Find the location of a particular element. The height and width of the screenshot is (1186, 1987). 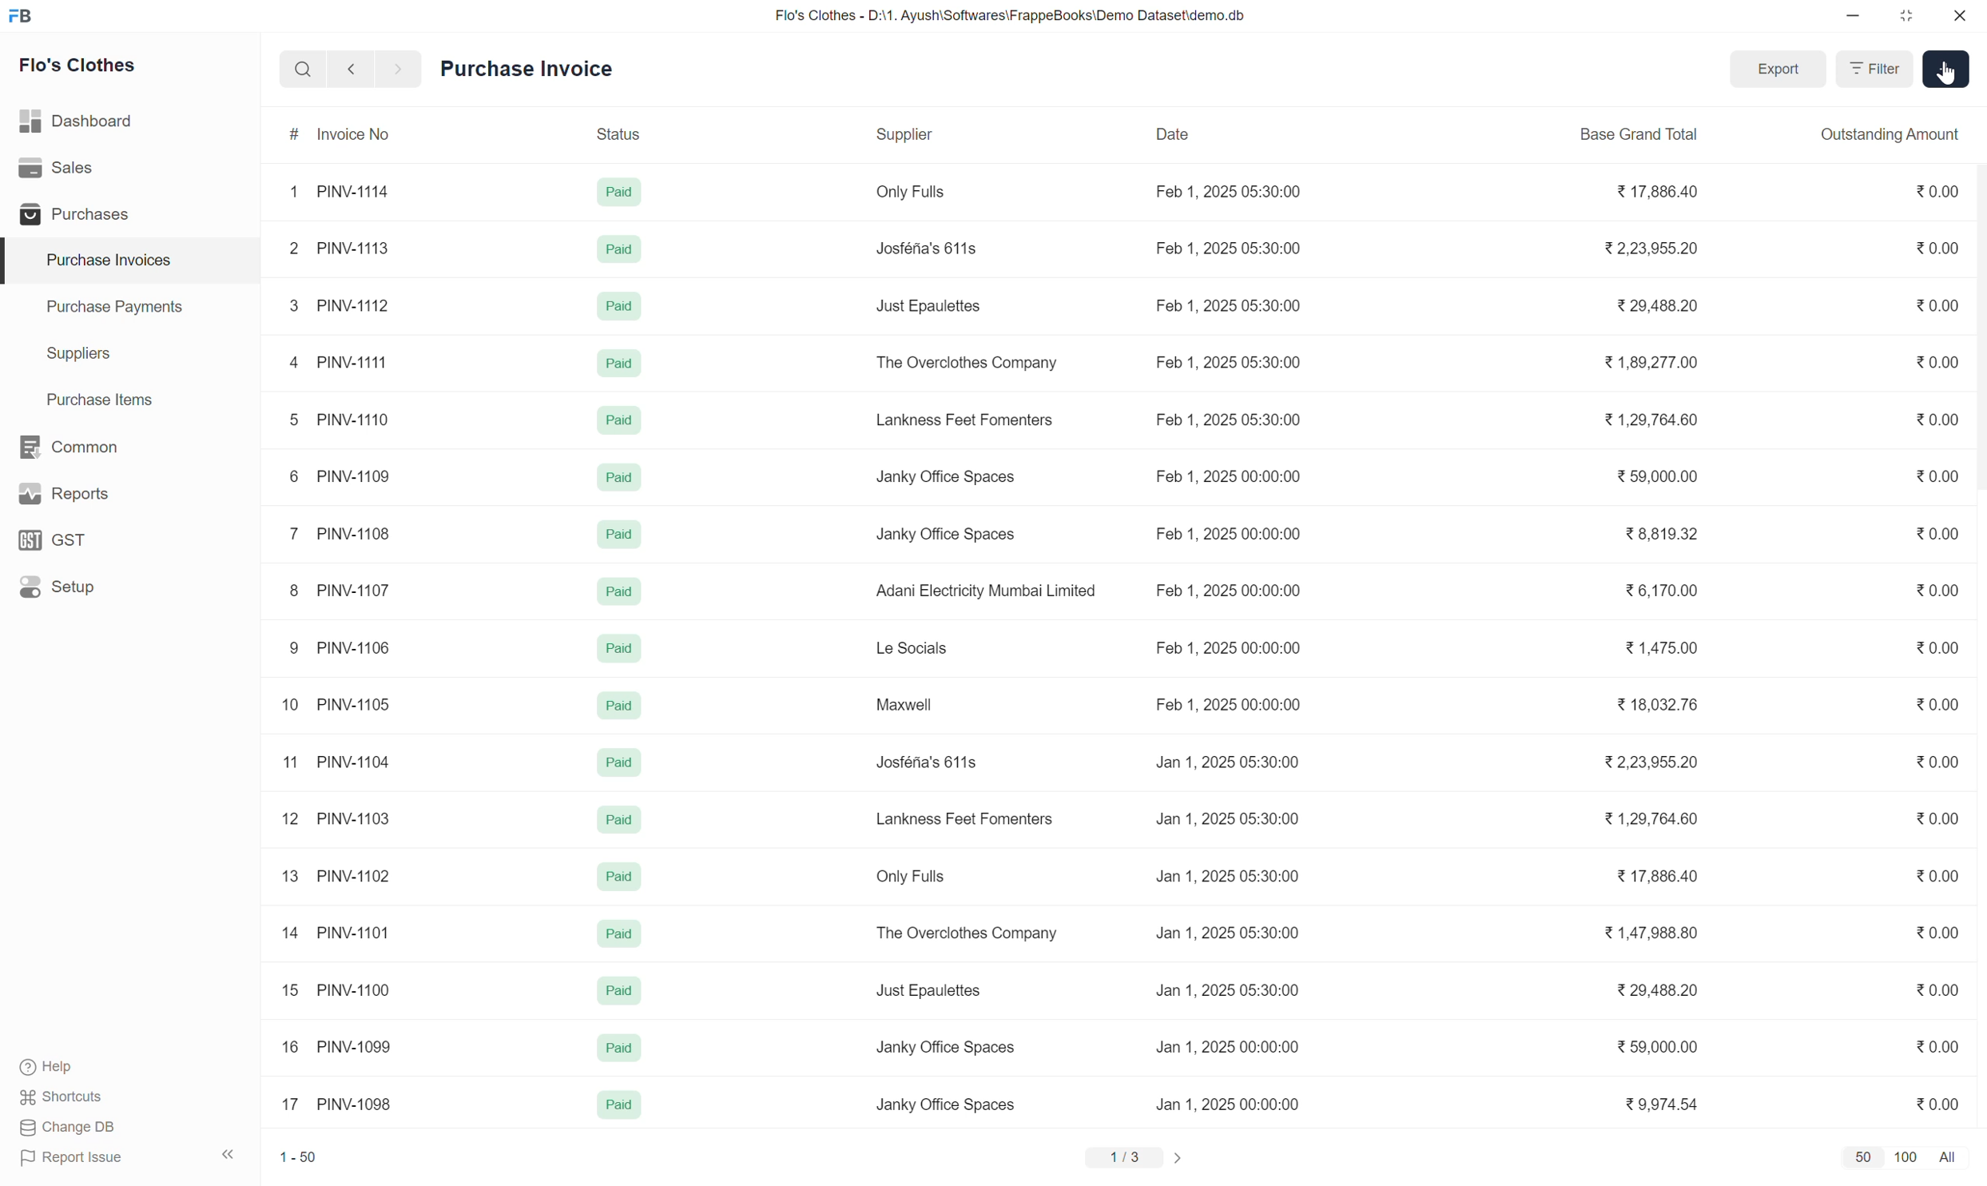

Help is located at coordinates (50, 1067).